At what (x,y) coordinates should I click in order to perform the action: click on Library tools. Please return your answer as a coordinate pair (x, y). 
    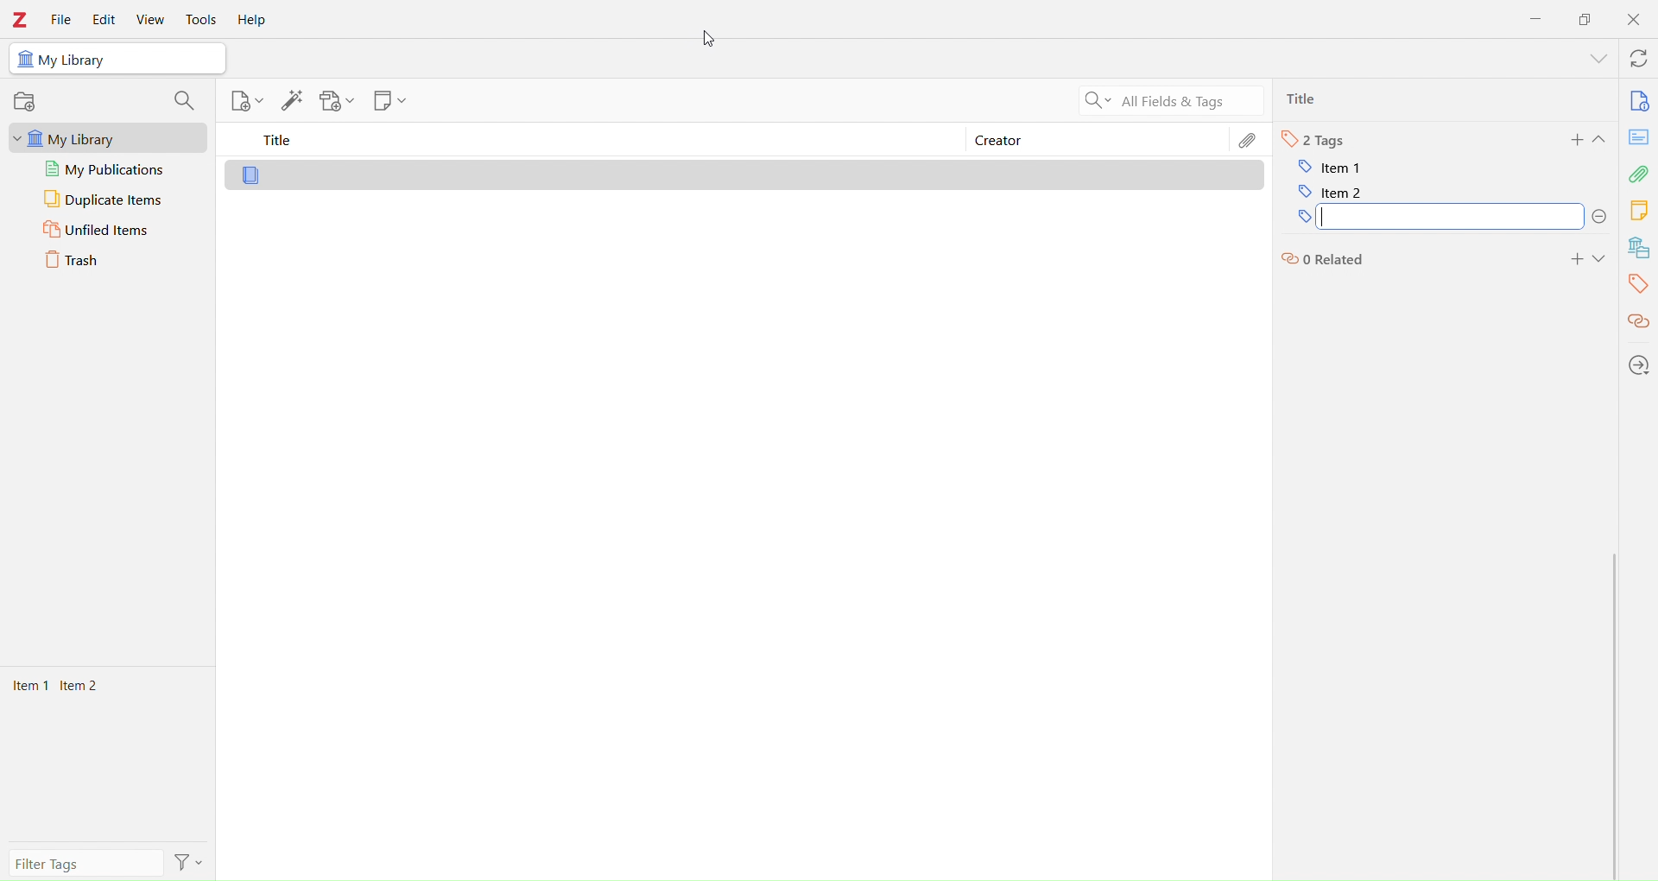
    Looking at the image, I should click on (312, 102).